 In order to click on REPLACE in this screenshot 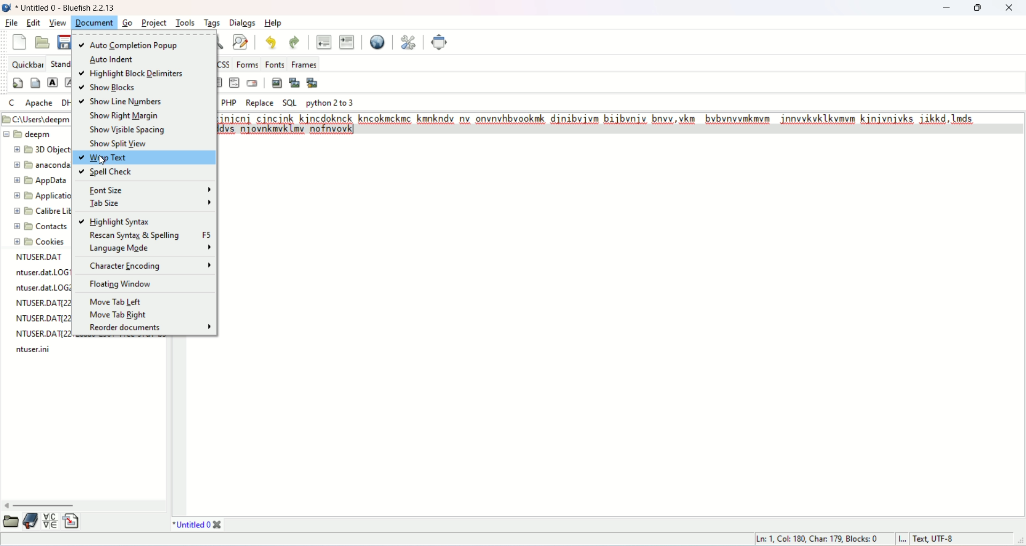, I will do `click(260, 103)`.